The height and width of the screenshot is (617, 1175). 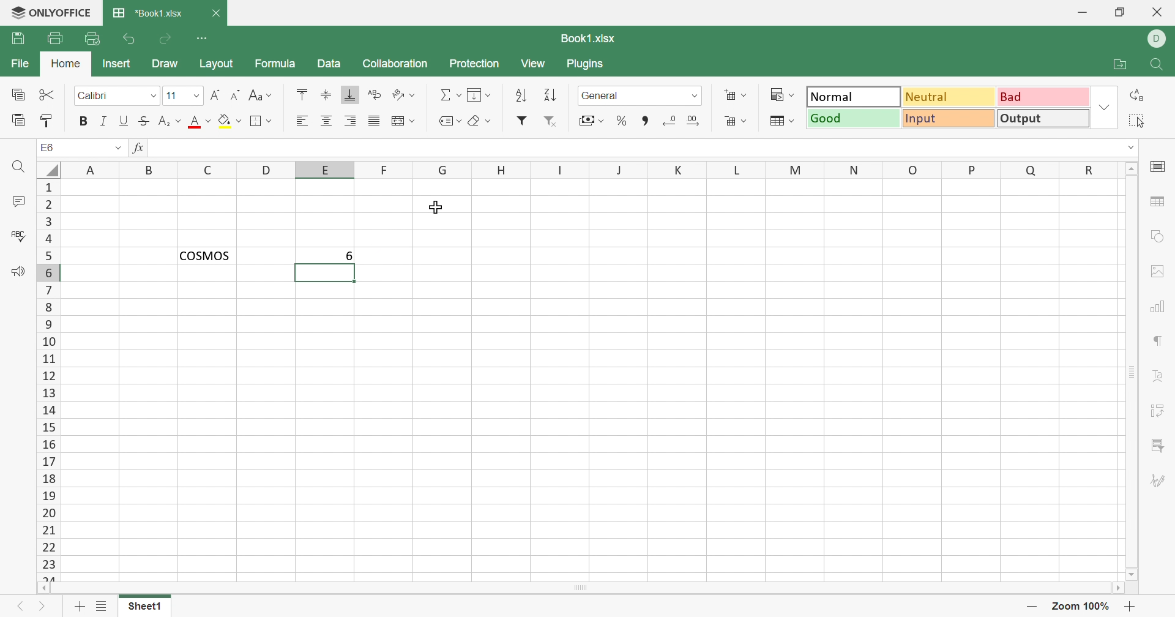 What do you see at coordinates (305, 95) in the screenshot?
I see `Align top` at bounding box center [305, 95].